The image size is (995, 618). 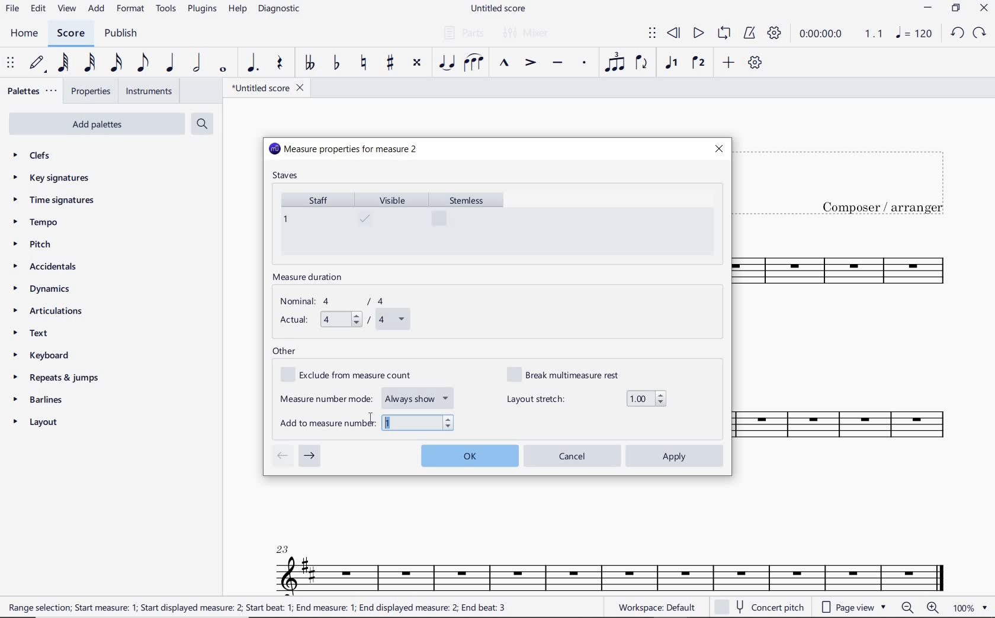 I want to click on 64TH NOTE, so click(x=65, y=63).